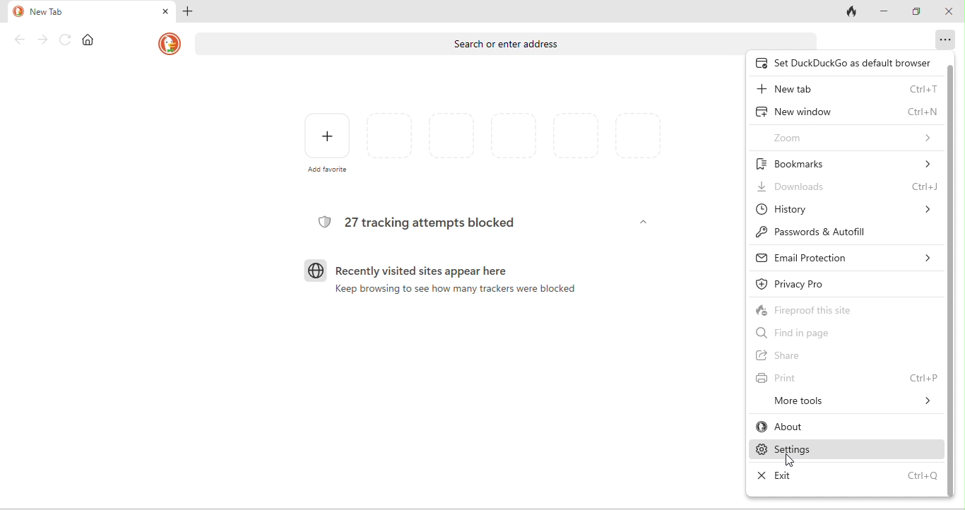 Image resolution: width=965 pixels, height=510 pixels. I want to click on new tab, so click(69, 13).